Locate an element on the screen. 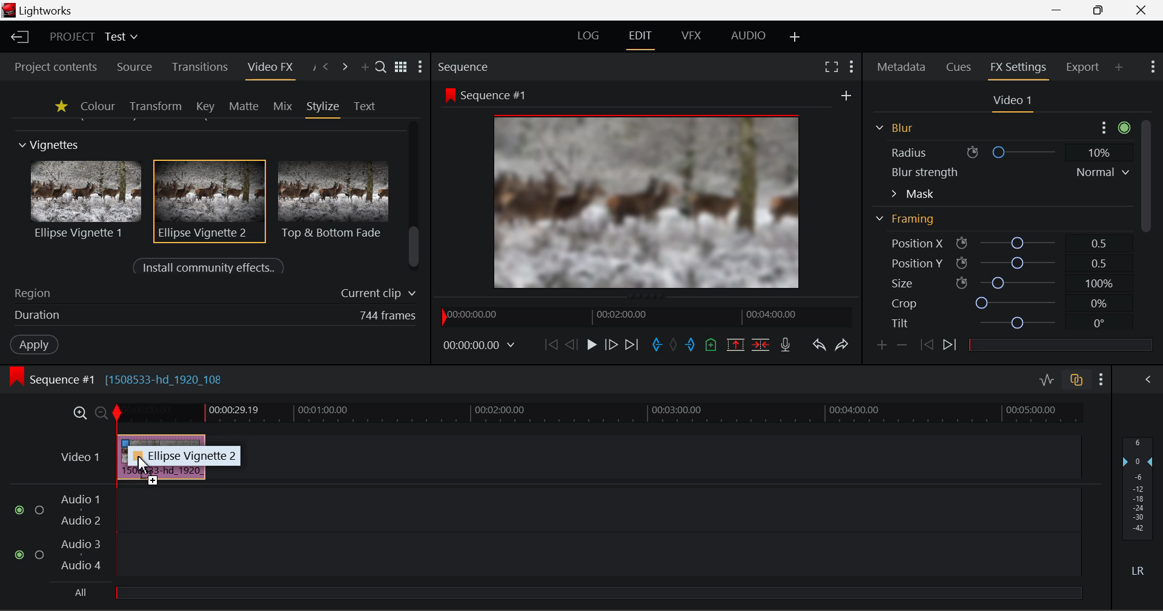  Cues is located at coordinates (961, 68).